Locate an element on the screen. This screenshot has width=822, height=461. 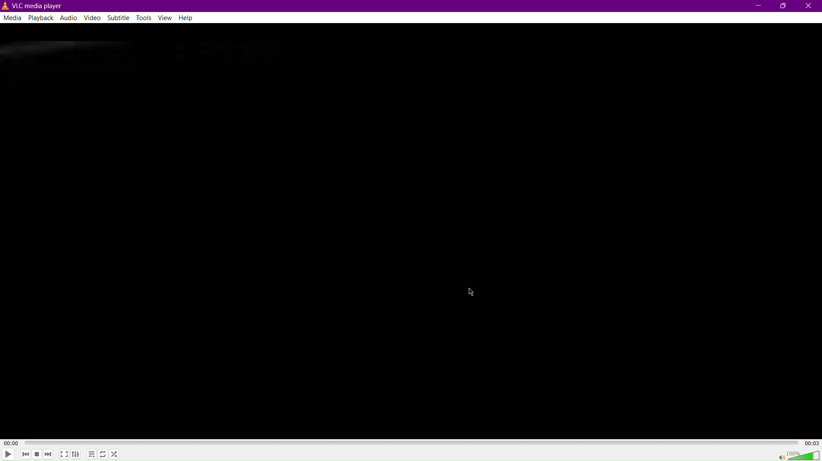
timeline is located at coordinates (411, 443).